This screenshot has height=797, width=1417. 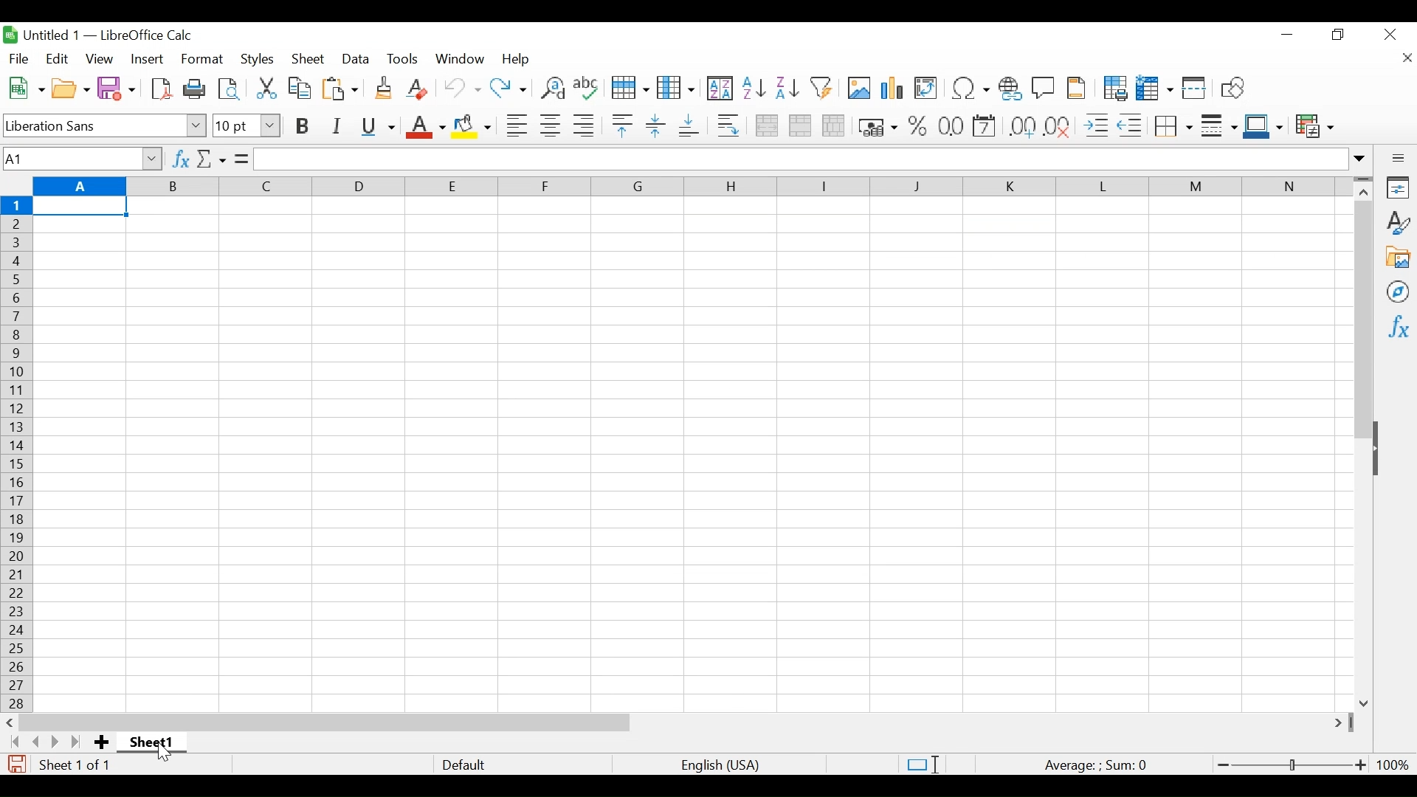 What do you see at coordinates (79, 742) in the screenshot?
I see `Scroll to the last page` at bounding box center [79, 742].